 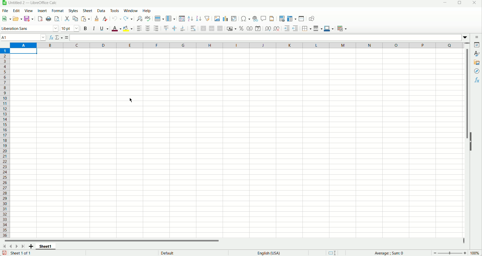 What do you see at coordinates (276, 29) in the screenshot?
I see `remove decimal place` at bounding box center [276, 29].